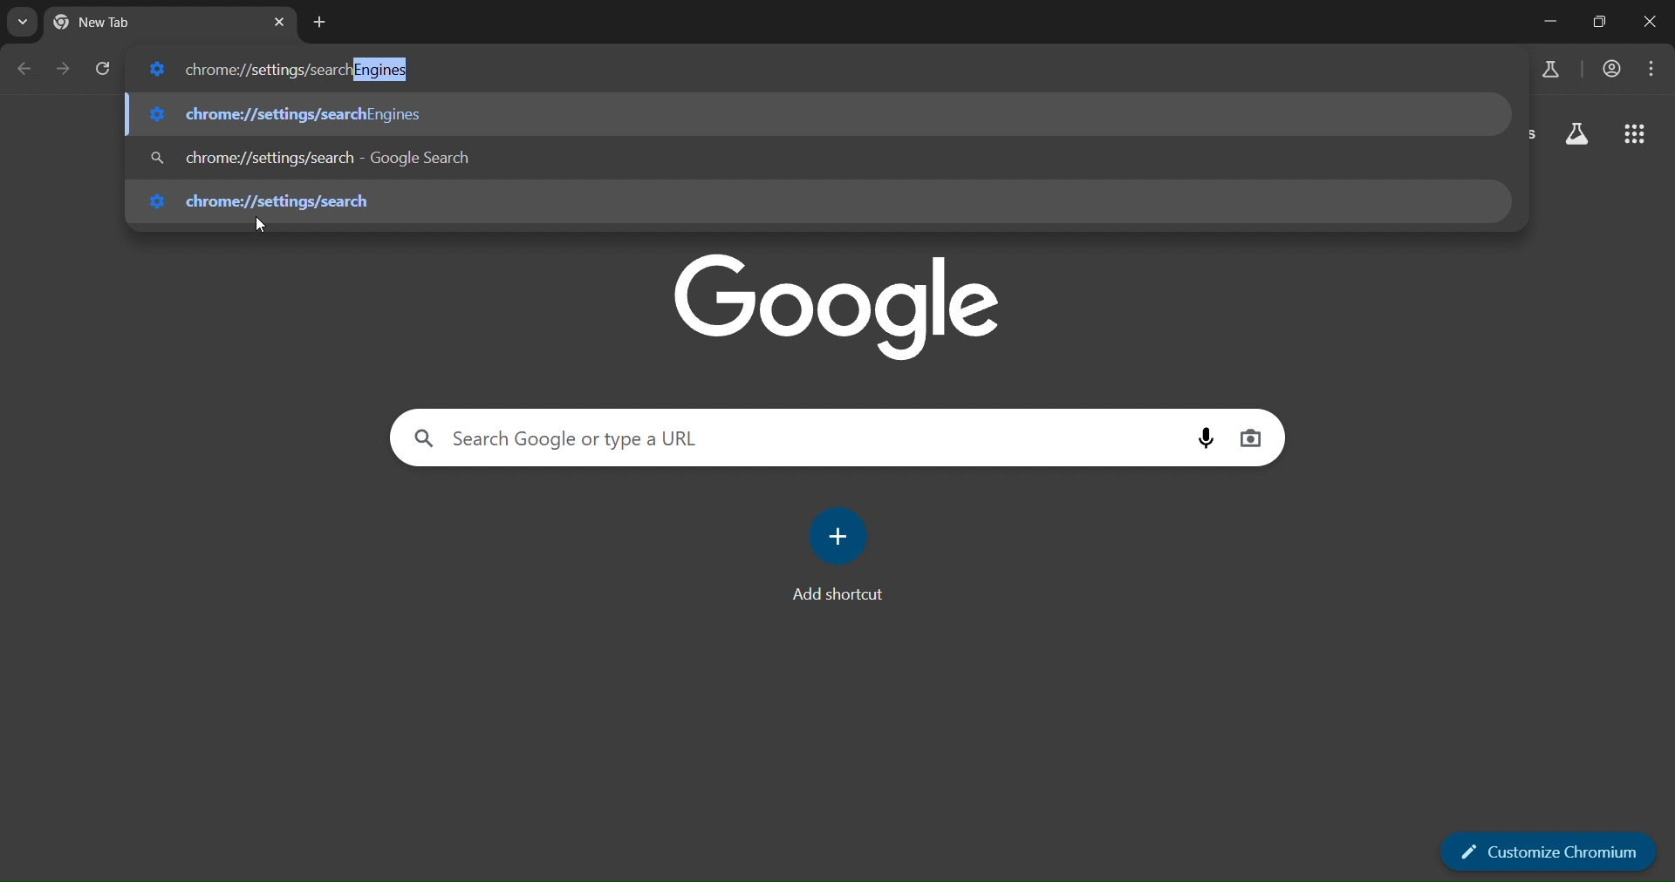 The width and height of the screenshot is (1675, 882). I want to click on account, so click(1612, 71).